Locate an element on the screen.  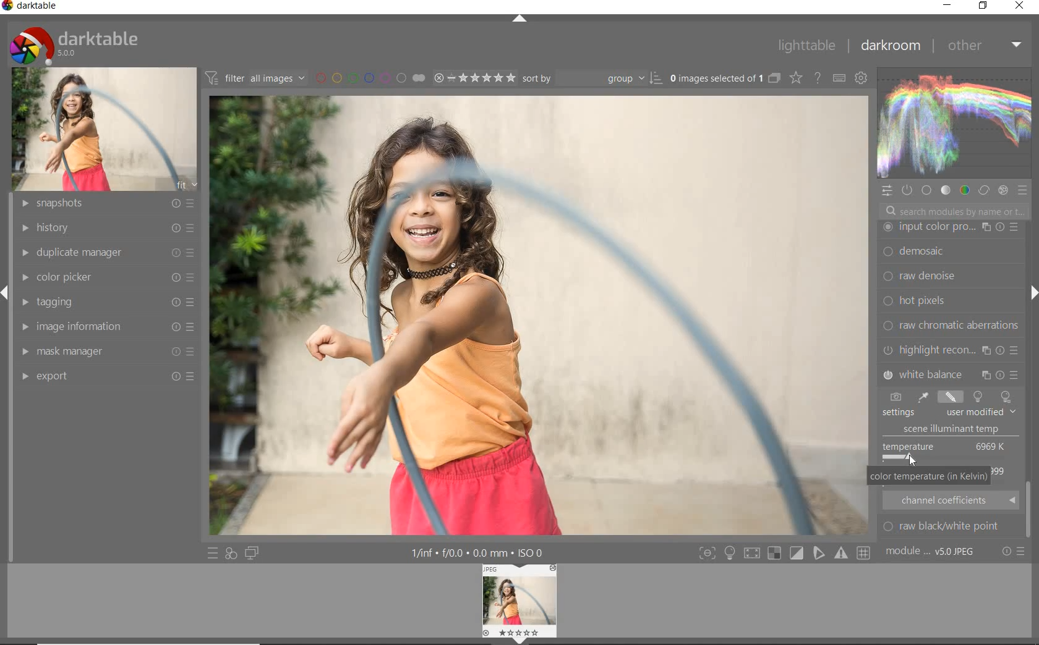
image preview is located at coordinates (520, 604).